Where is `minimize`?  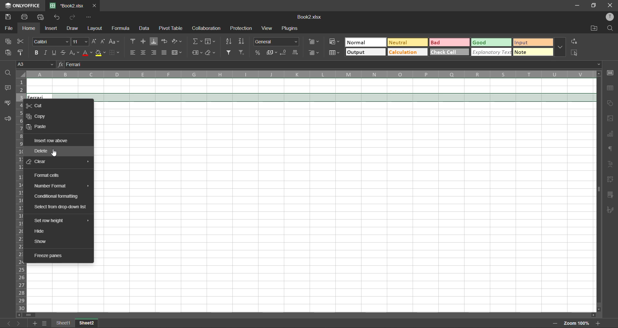
minimize is located at coordinates (576, 5).